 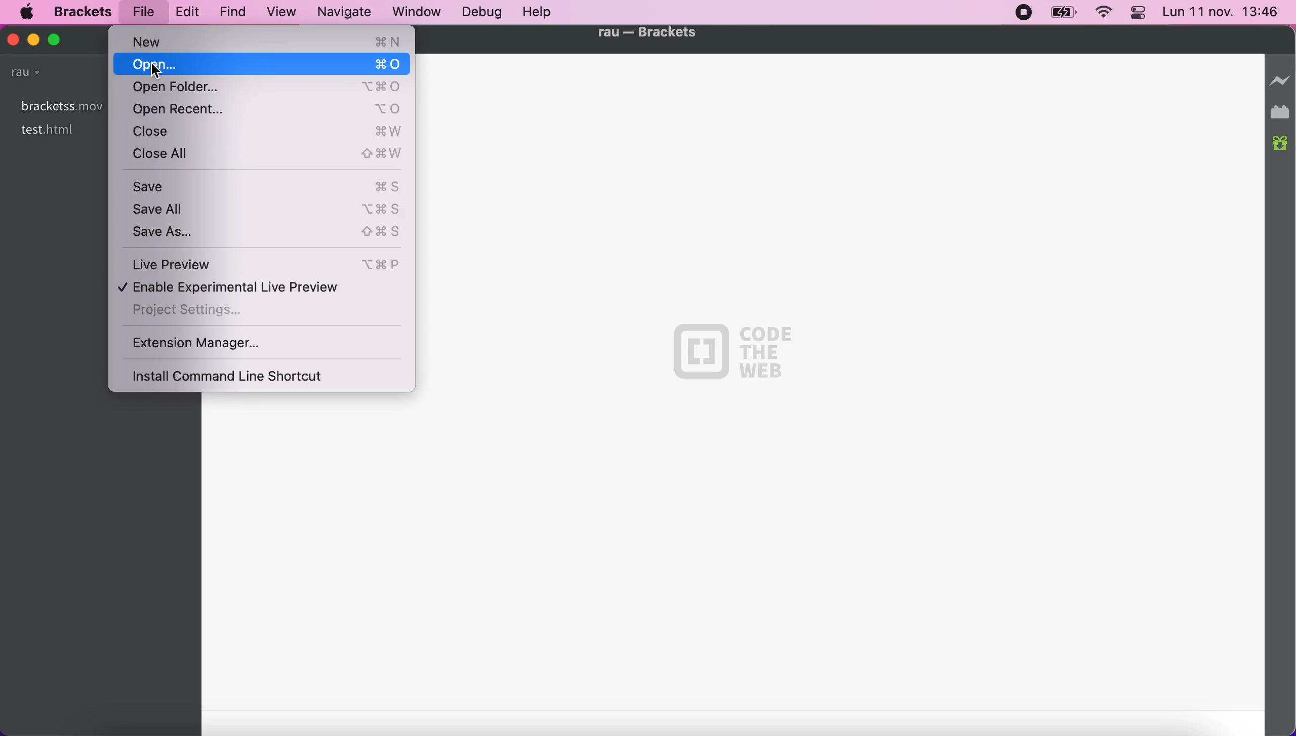 What do you see at coordinates (58, 42) in the screenshot?
I see `mazimize` at bounding box center [58, 42].